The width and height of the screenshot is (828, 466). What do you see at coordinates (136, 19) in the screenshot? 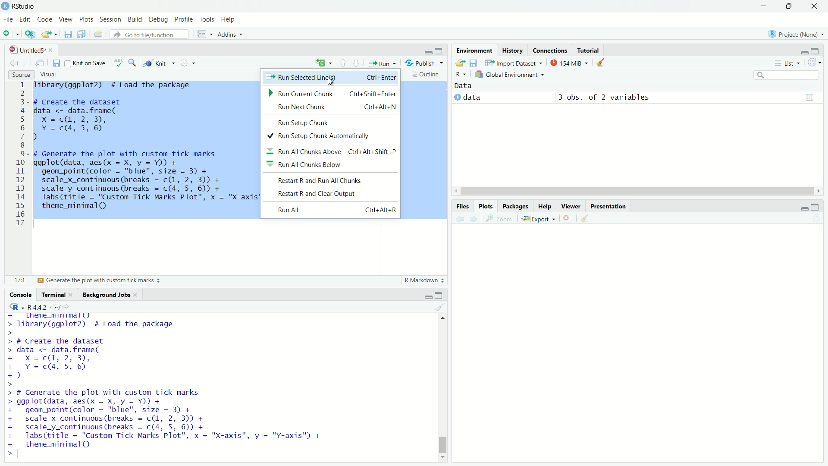
I see `build` at bounding box center [136, 19].